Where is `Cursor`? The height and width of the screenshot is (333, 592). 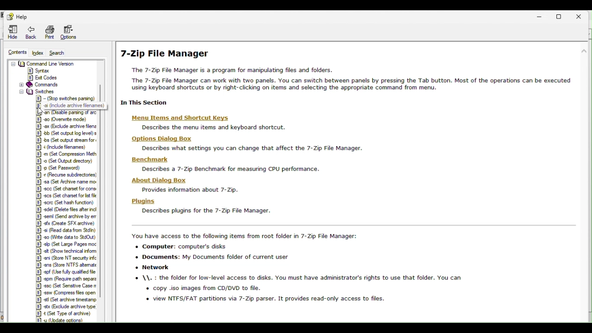
Cursor is located at coordinates (40, 112).